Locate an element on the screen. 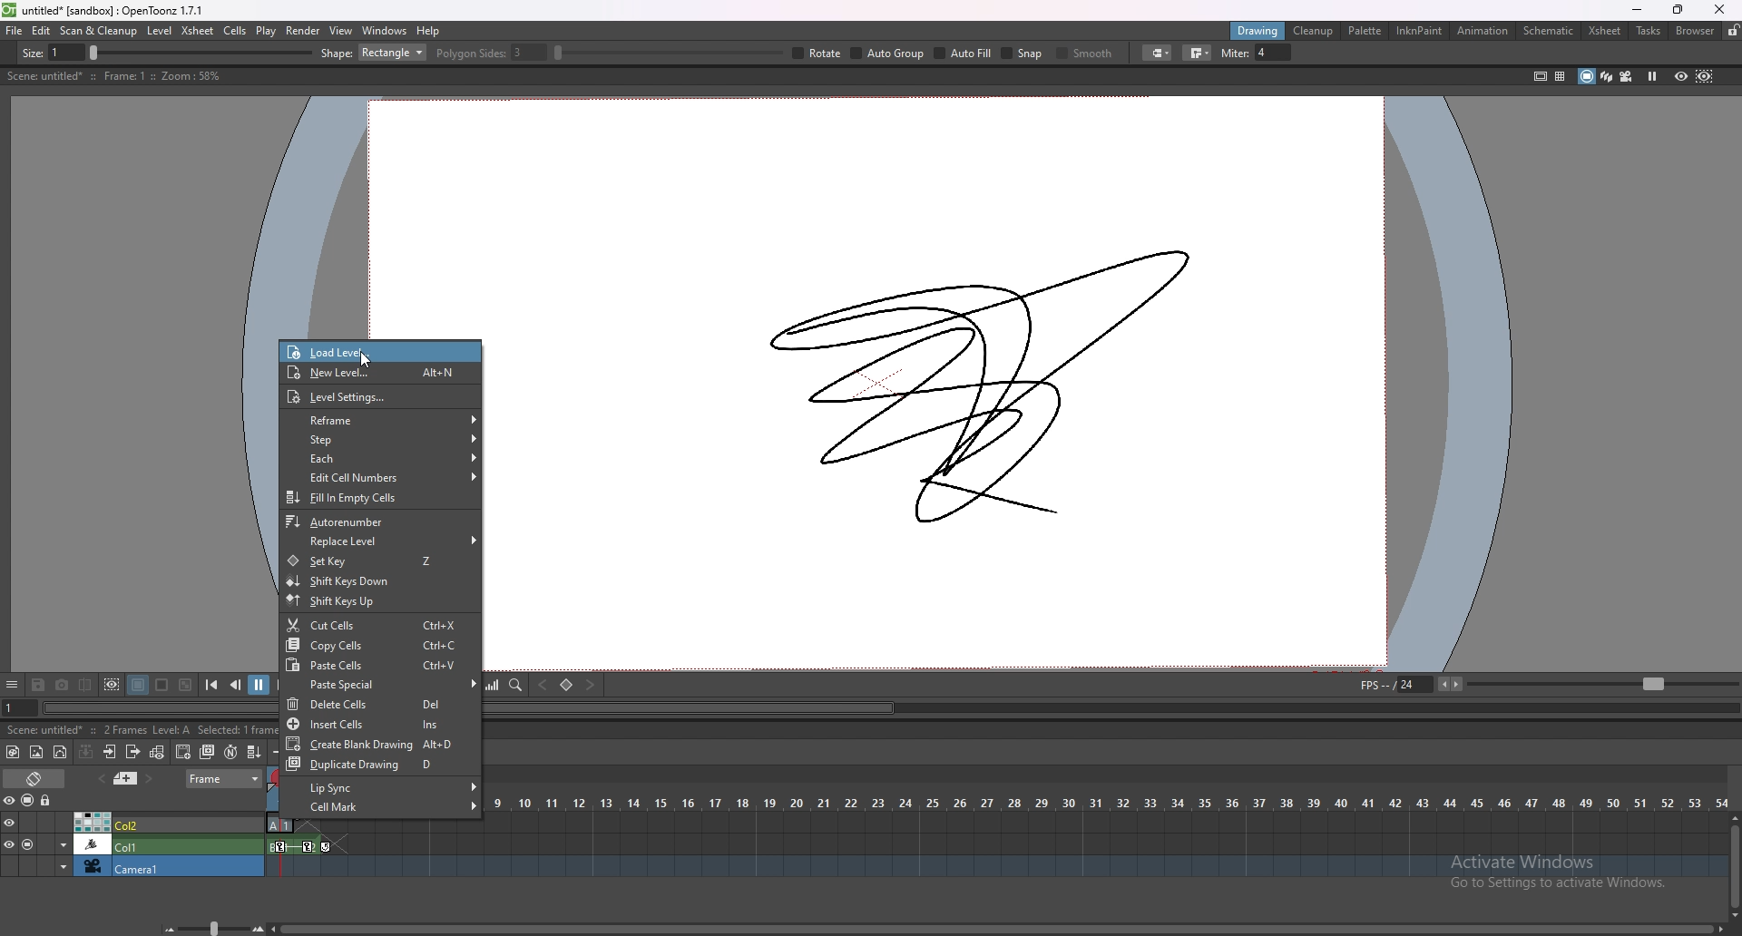 The image size is (1742, 936). create blank drawing is located at coordinates (380, 744).